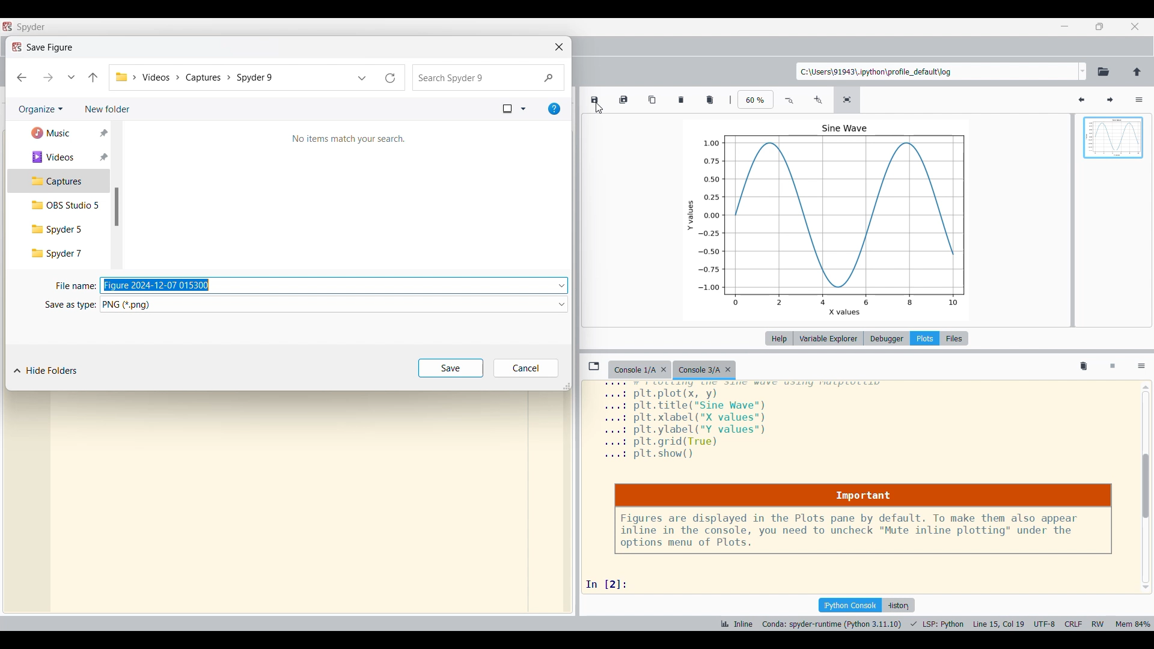 This screenshot has height=649, width=1154. I want to click on Show in smaller tab, so click(1099, 26).